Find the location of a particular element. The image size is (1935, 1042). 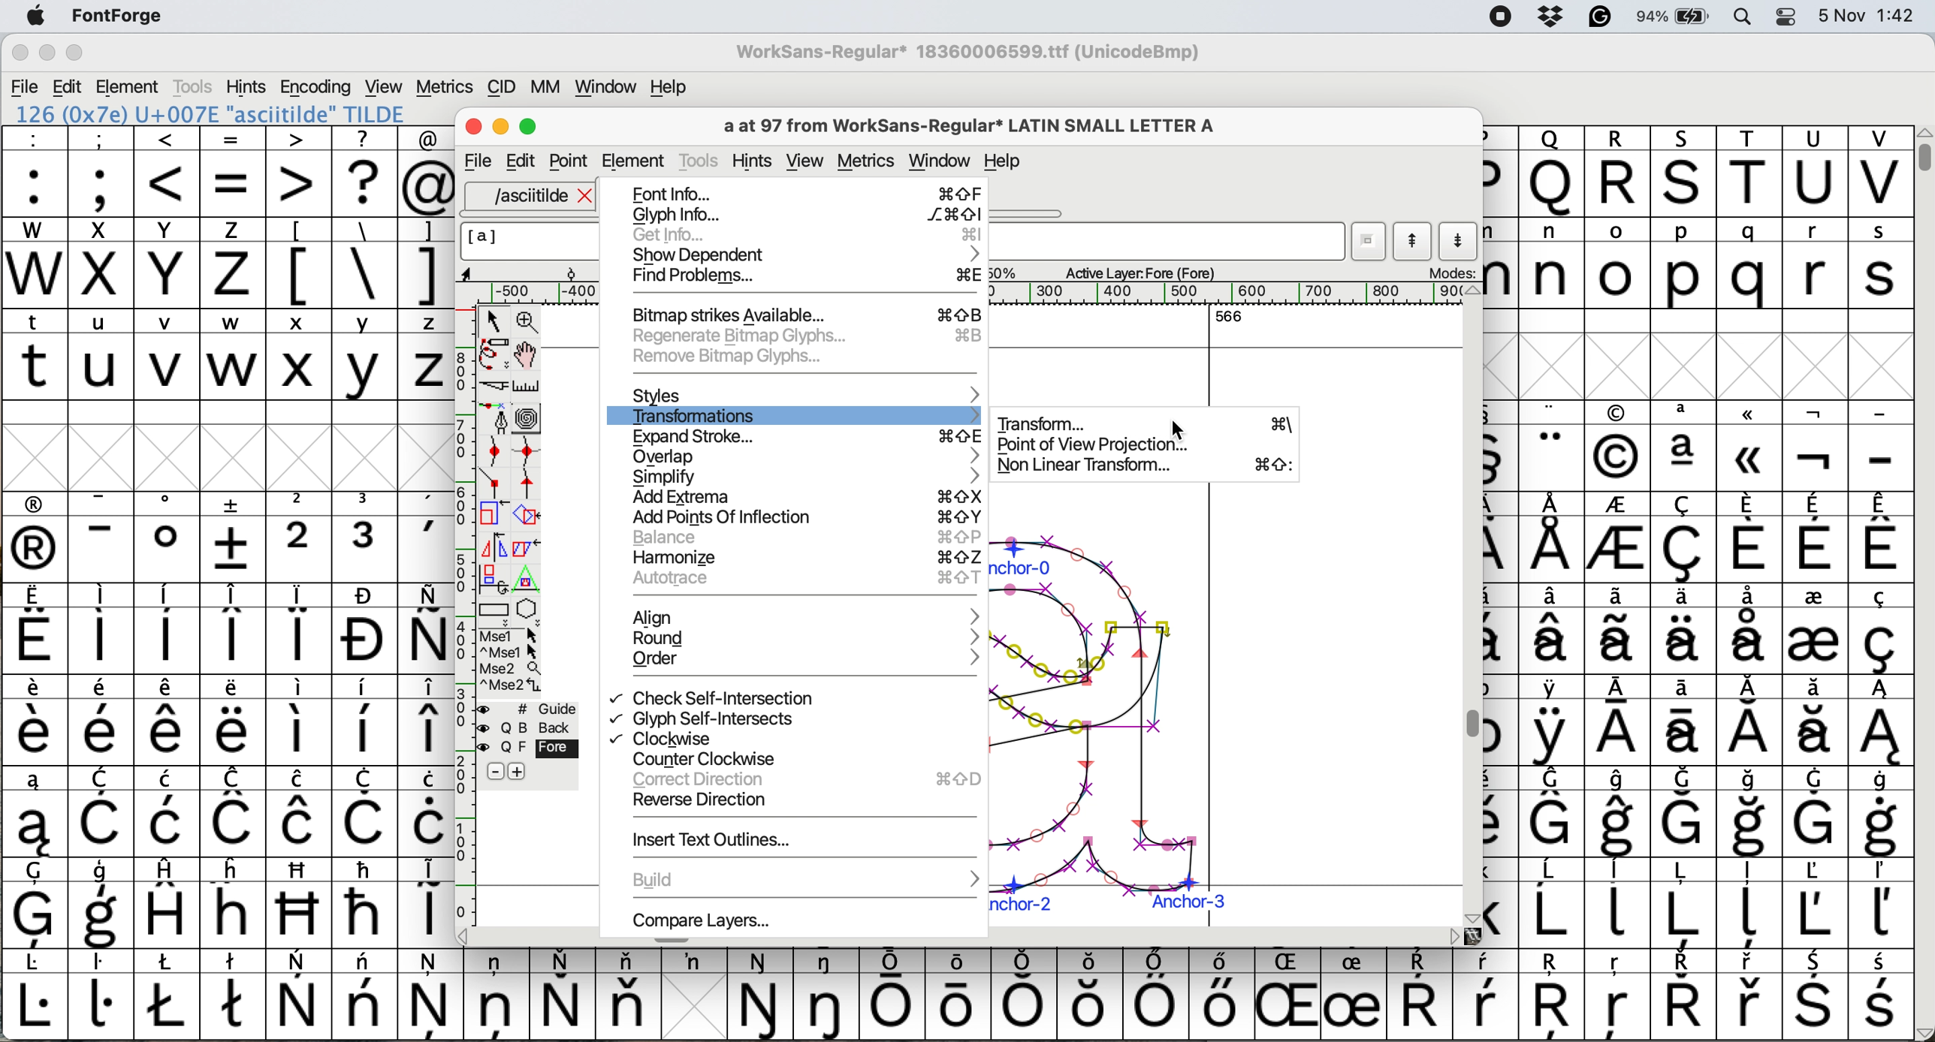

v is located at coordinates (168, 357).